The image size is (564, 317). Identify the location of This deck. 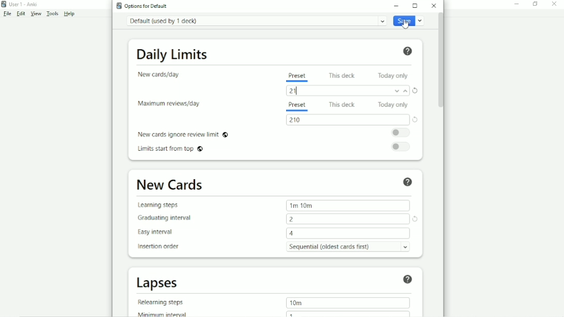
(343, 75).